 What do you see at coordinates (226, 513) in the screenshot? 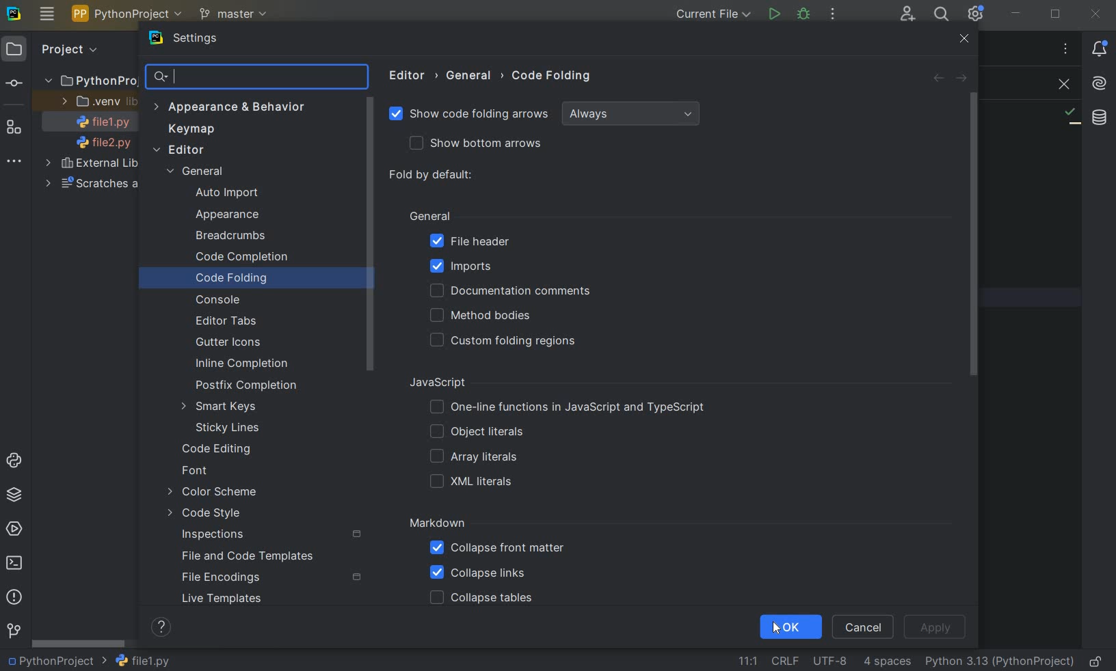
I see `CODE STYLE` at bounding box center [226, 513].